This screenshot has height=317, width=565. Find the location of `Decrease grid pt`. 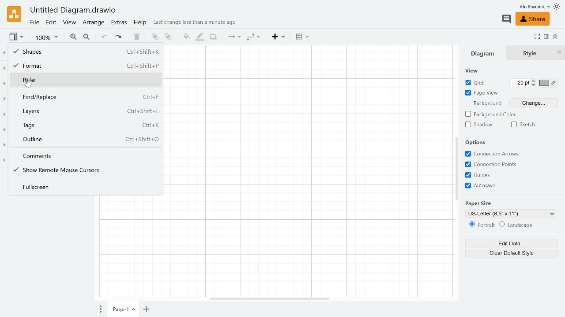

Decrease grid pt is located at coordinates (534, 86).